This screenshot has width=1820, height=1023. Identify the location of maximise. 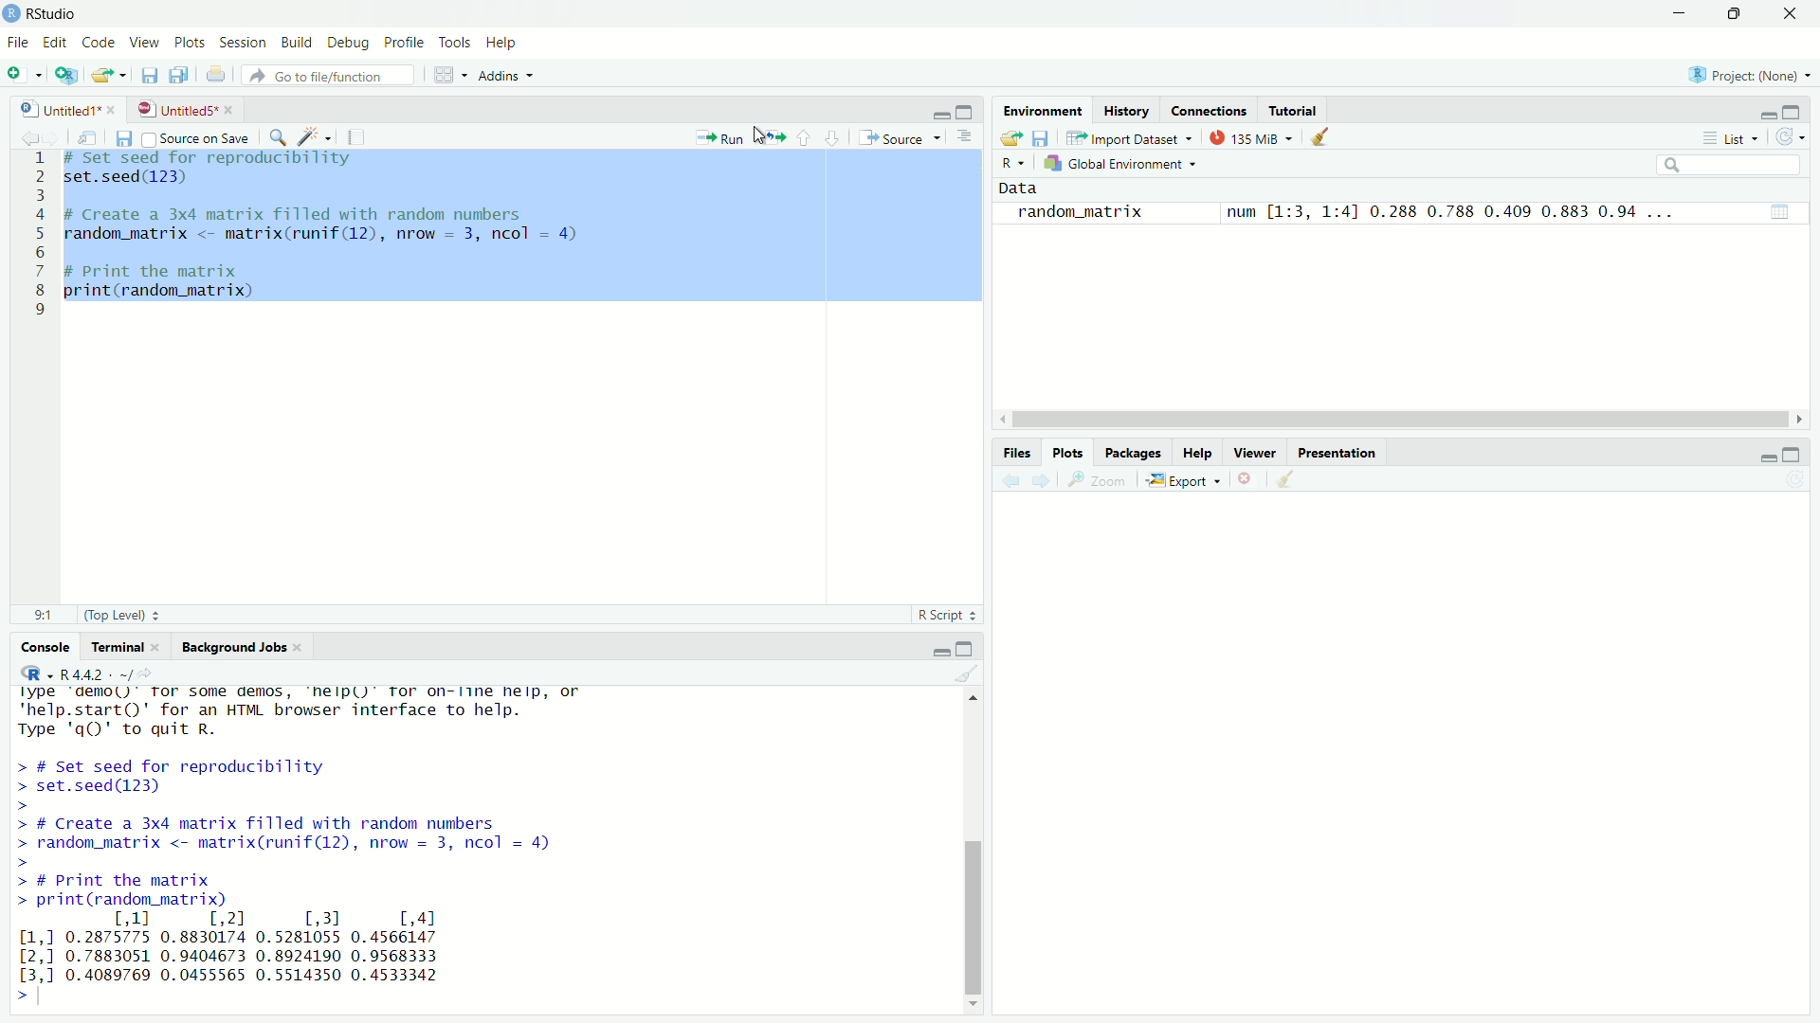
(1796, 112).